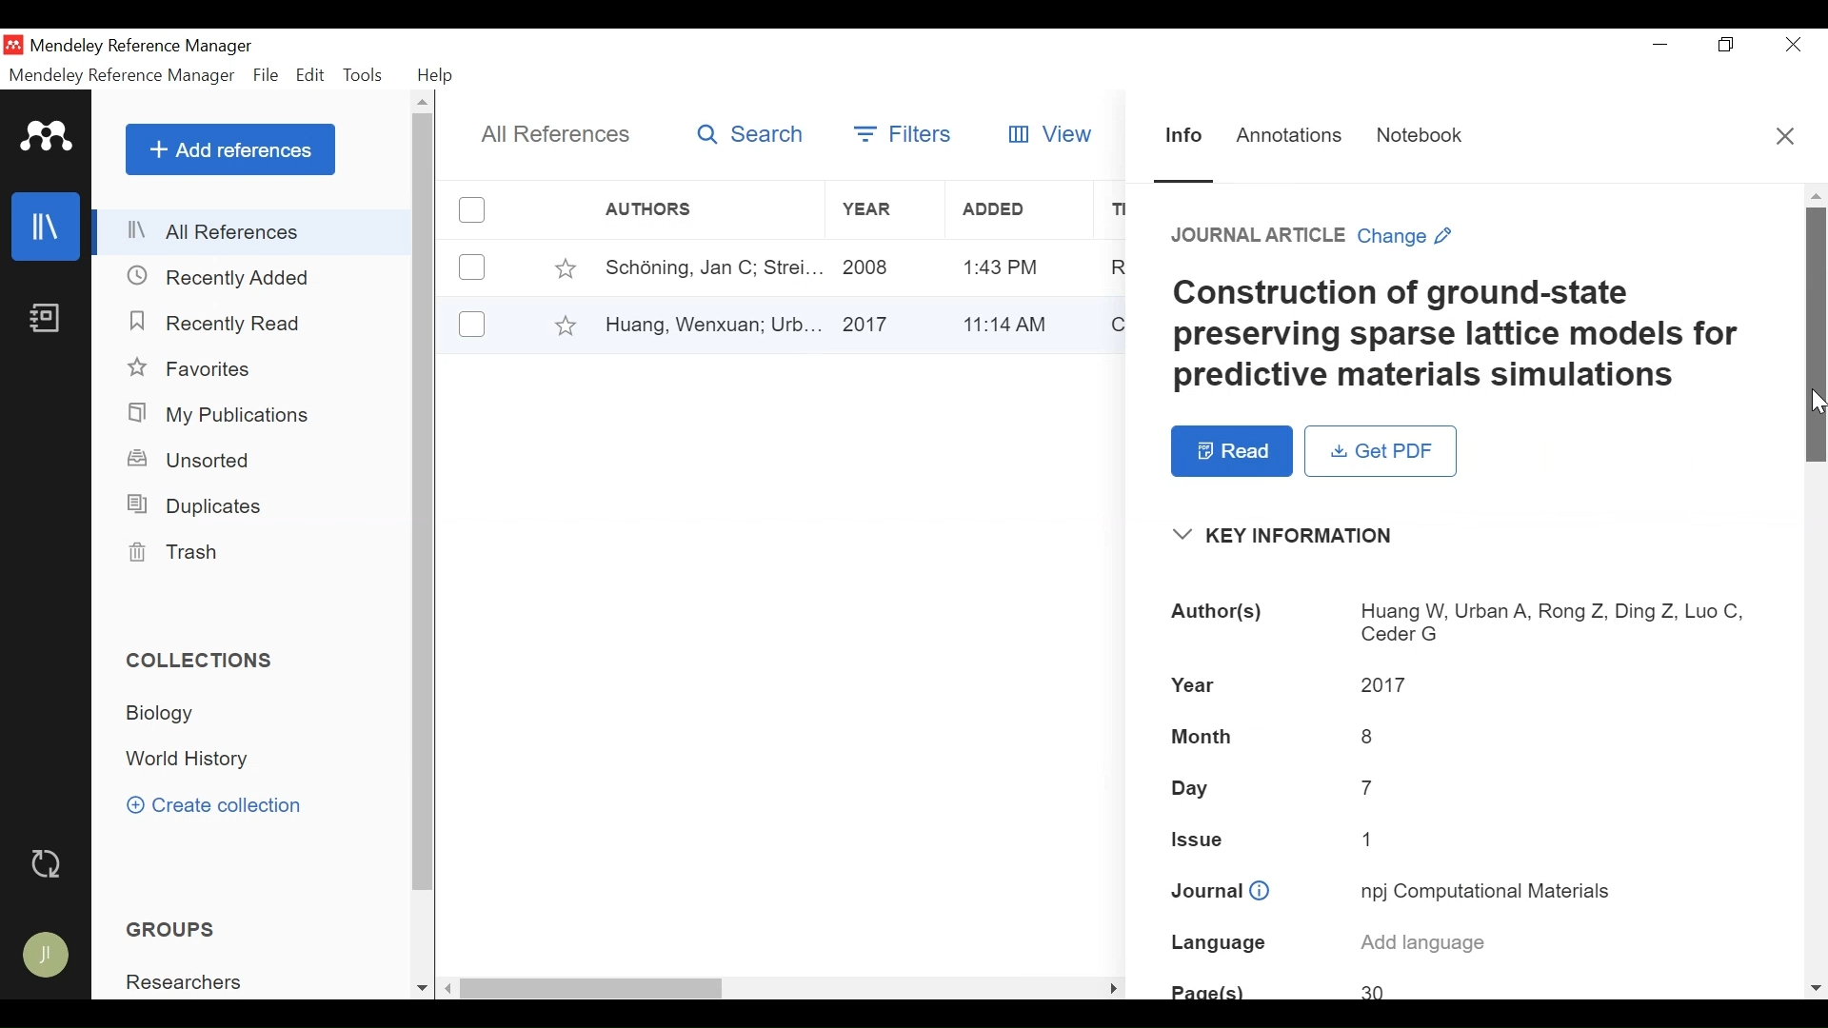 This screenshot has height=1028, width=1828. What do you see at coordinates (45, 317) in the screenshot?
I see `Notebook` at bounding box center [45, 317].